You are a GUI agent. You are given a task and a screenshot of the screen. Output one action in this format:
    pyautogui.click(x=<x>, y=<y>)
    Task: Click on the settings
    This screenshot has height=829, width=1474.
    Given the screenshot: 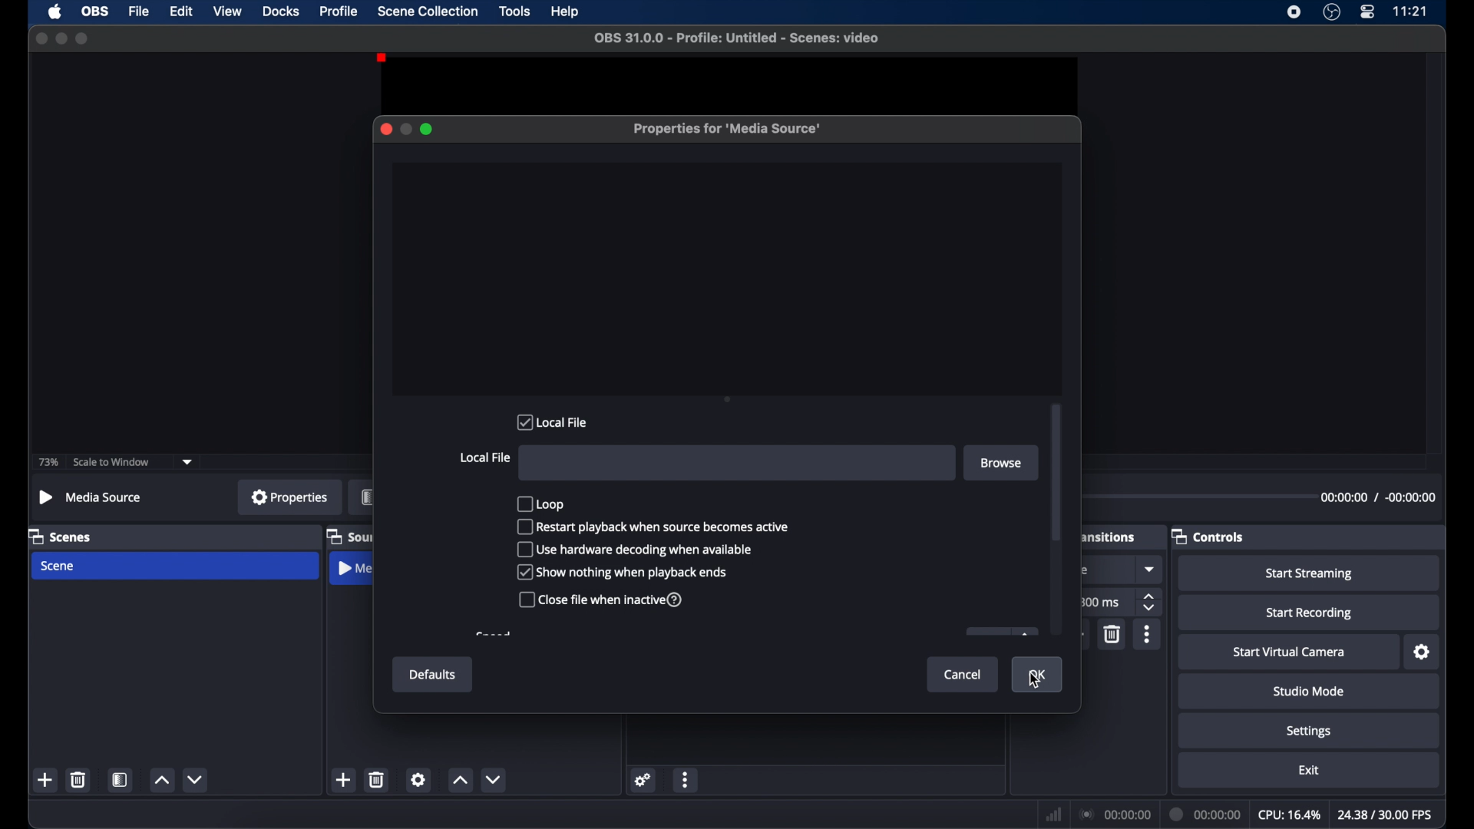 What is the action you would take?
    pyautogui.click(x=419, y=779)
    